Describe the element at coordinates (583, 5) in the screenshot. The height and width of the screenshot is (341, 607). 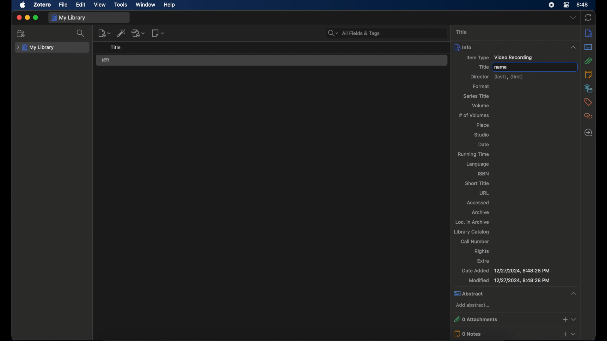
I see `time` at that location.